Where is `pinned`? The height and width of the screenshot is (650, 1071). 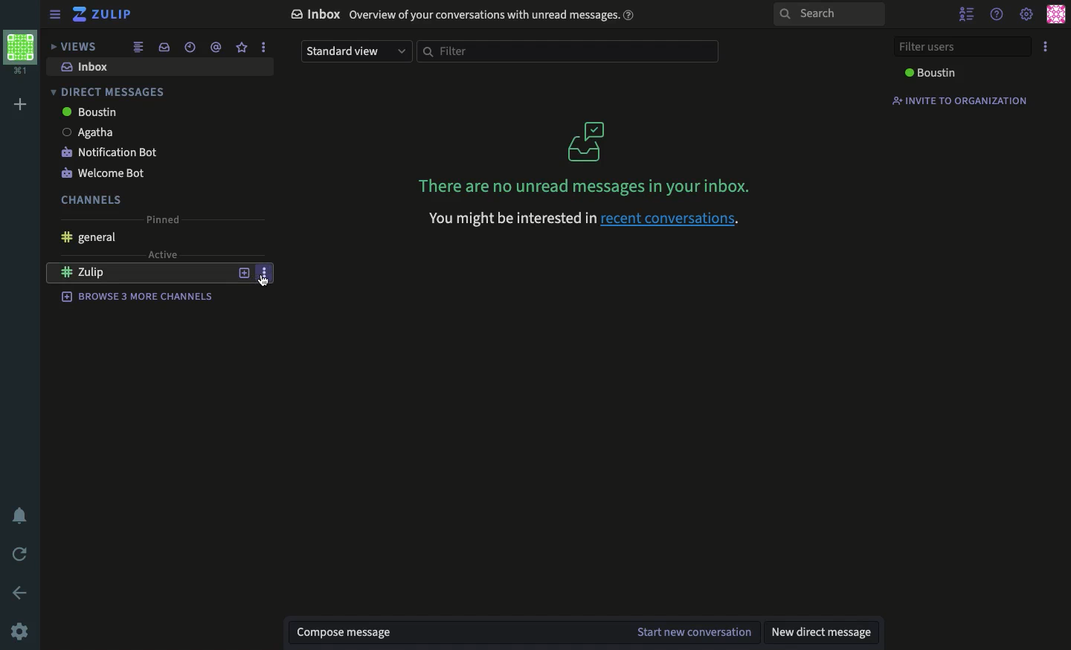
pinned is located at coordinates (164, 219).